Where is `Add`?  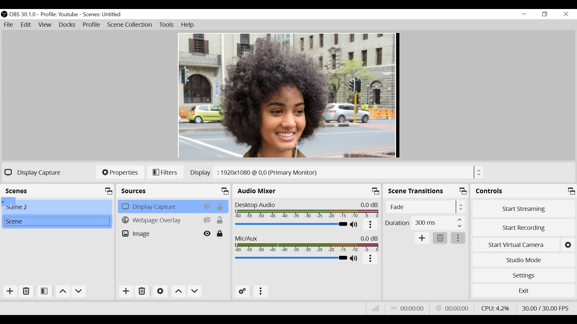 Add is located at coordinates (127, 291).